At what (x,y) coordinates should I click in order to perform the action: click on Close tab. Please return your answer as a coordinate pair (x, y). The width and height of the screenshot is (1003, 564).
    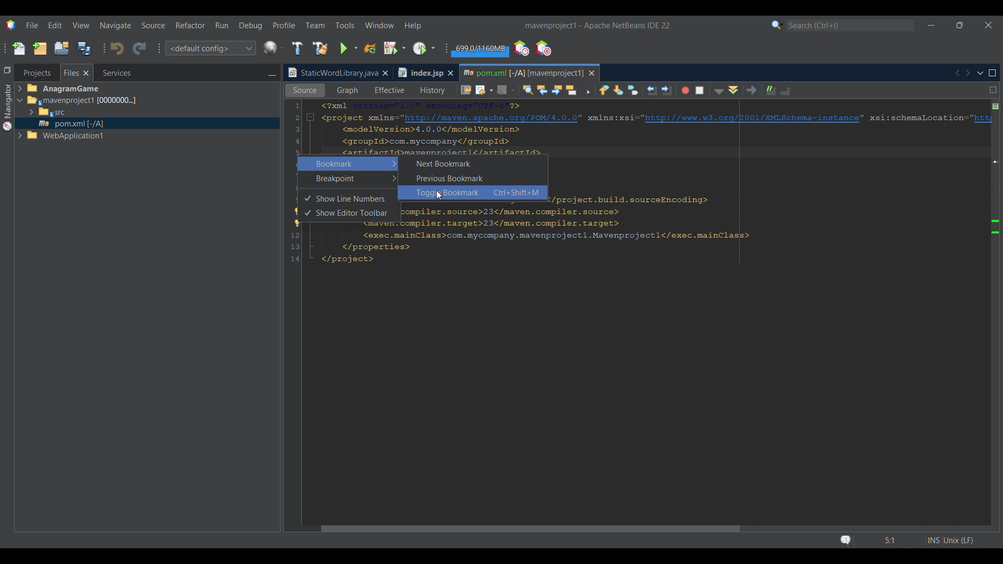
    Looking at the image, I should click on (592, 73).